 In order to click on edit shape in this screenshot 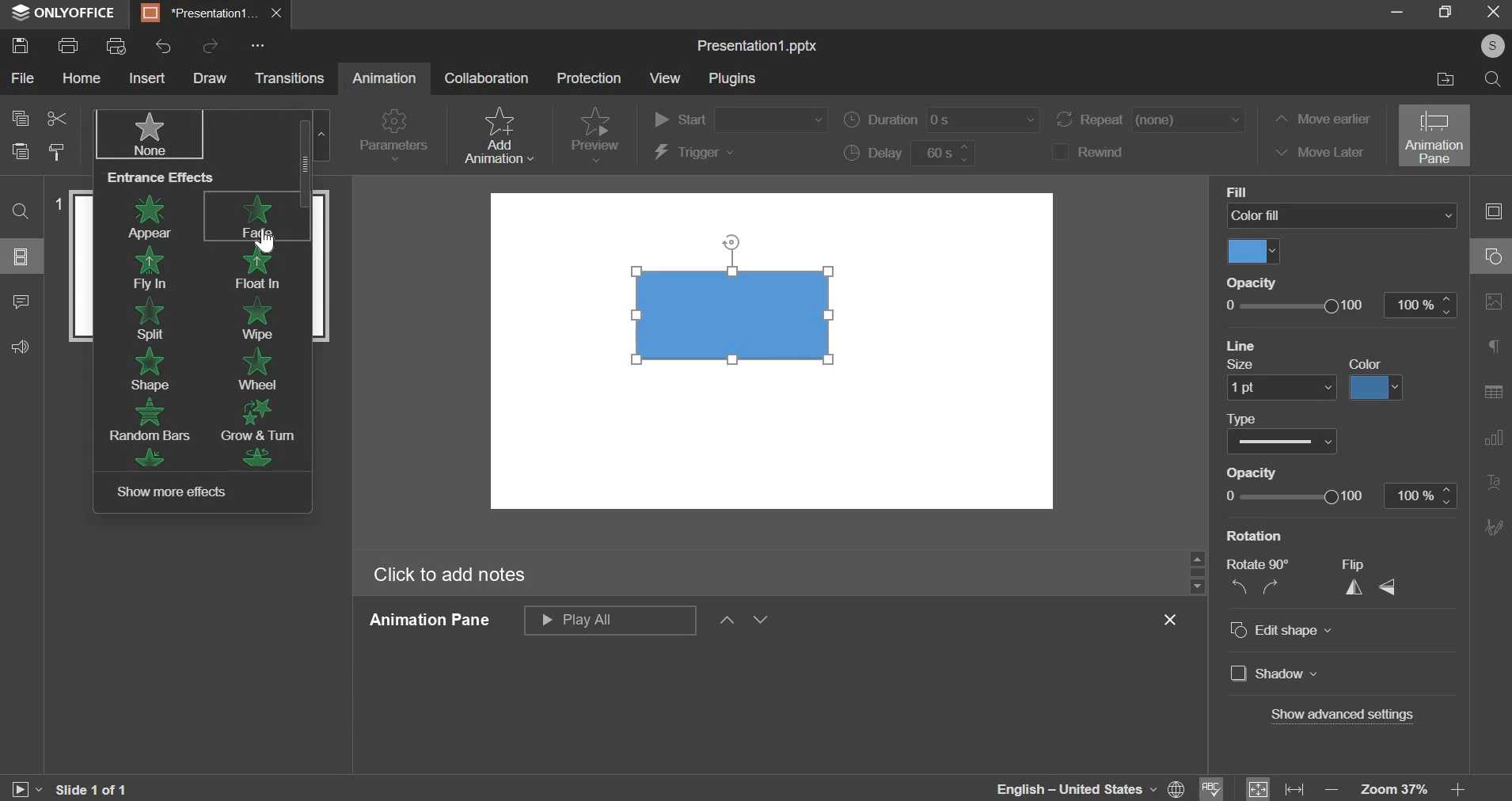, I will do `click(1313, 628)`.